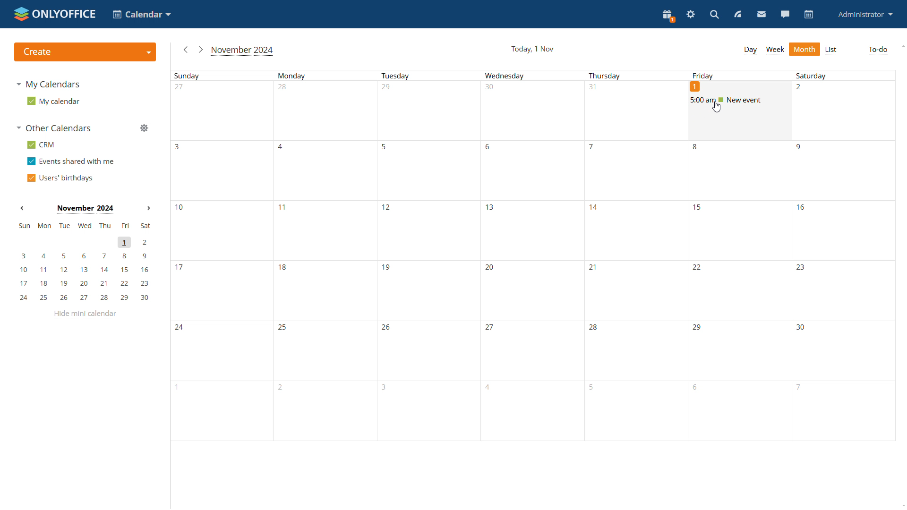 The width and height of the screenshot is (907, 510). I want to click on users' birthdays, so click(62, 178).